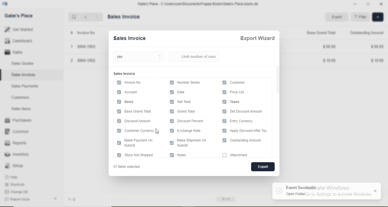  I want to click on Invoice No, so click(133, 82).